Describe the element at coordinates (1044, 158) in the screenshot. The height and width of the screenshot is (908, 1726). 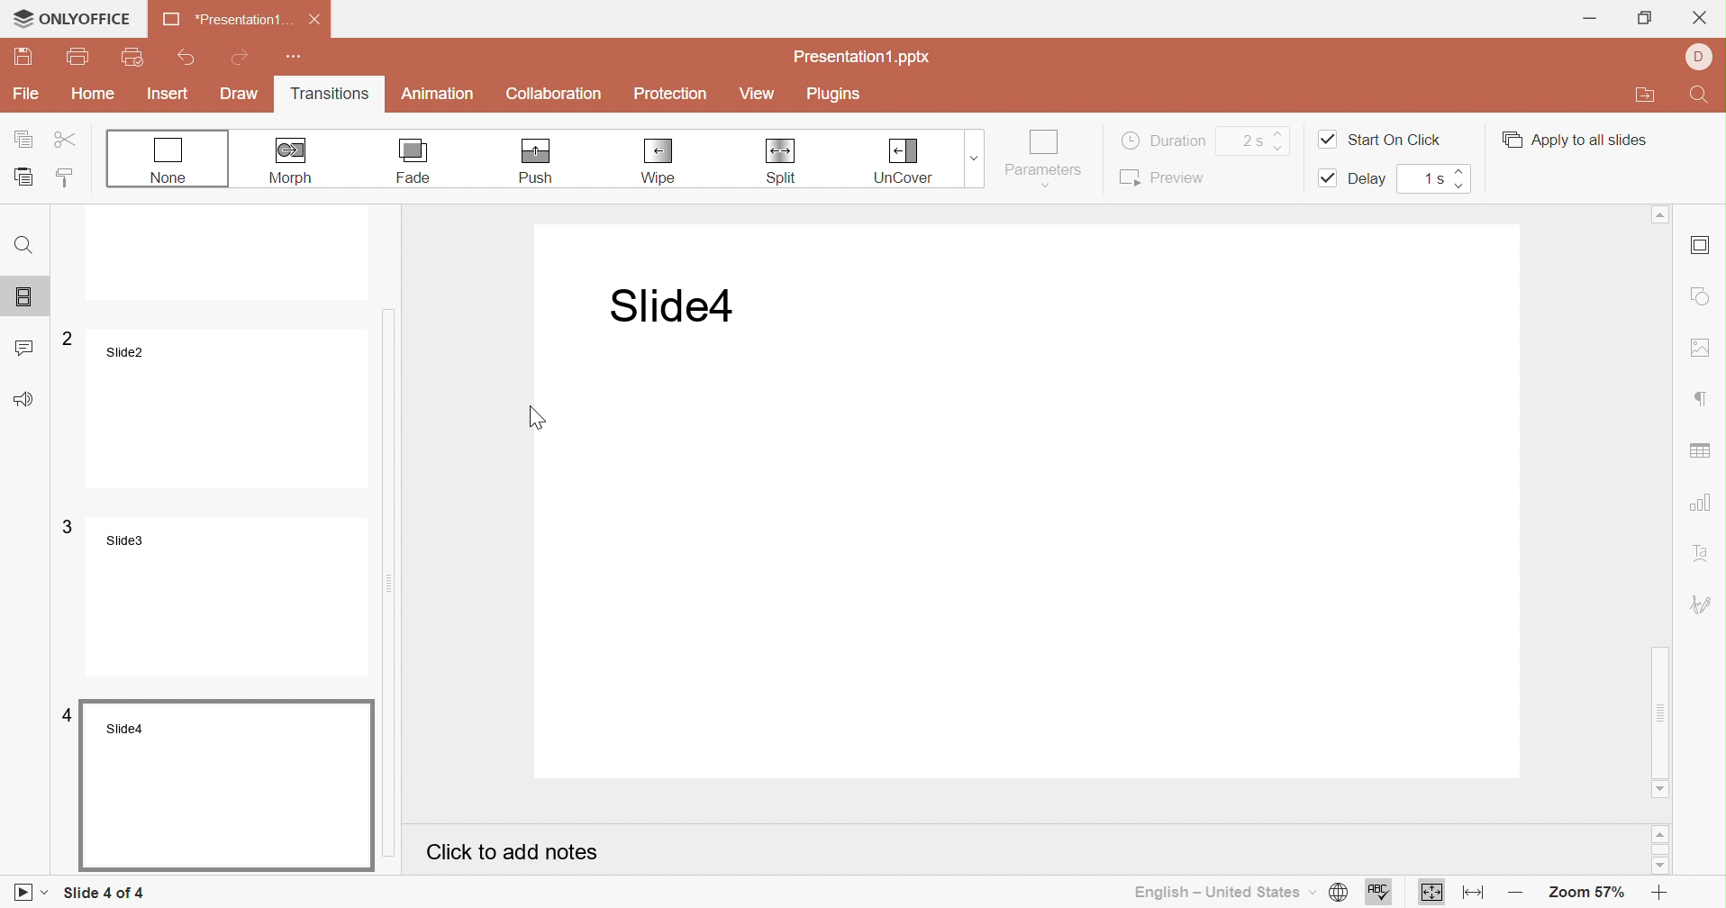
I see `Parameters` at that location.